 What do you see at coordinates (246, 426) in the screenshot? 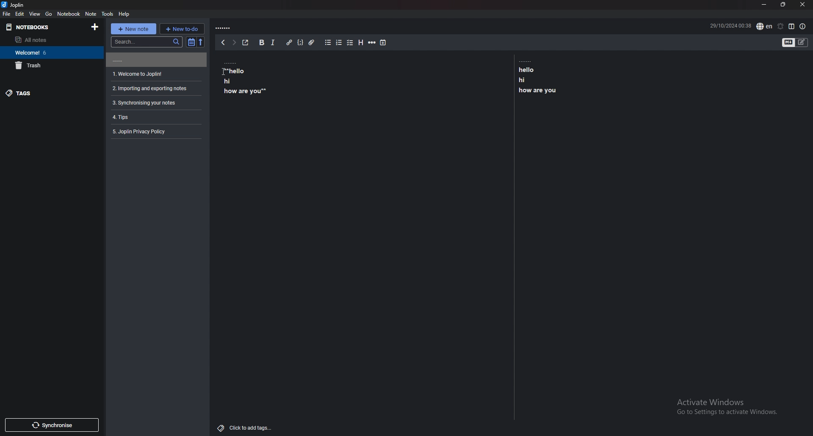
I see `` at bounding box center [246, 426].